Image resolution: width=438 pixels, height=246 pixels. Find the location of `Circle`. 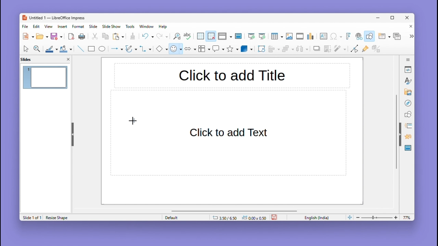

Circle is located at coordinates (103, 50).